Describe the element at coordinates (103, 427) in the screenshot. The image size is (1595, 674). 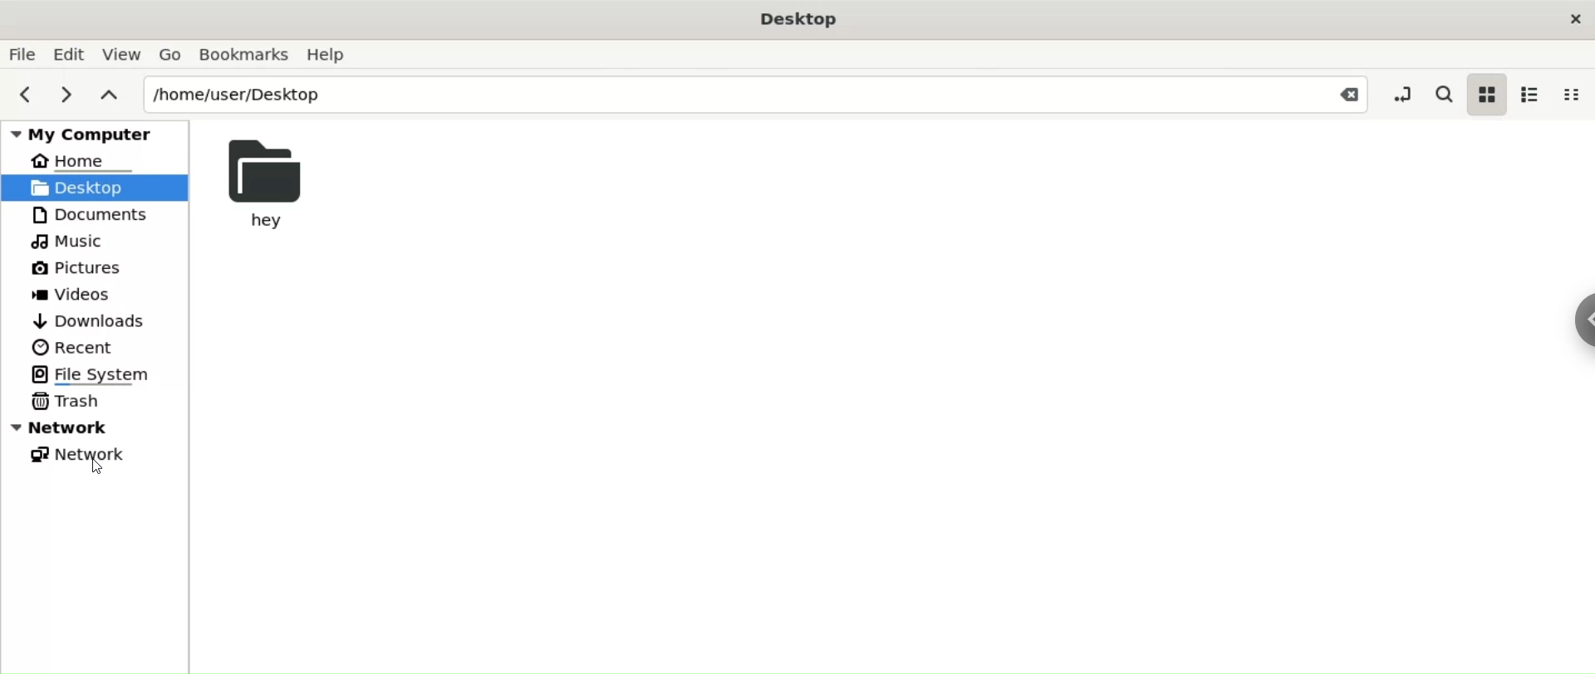
I see `Network` at that location.